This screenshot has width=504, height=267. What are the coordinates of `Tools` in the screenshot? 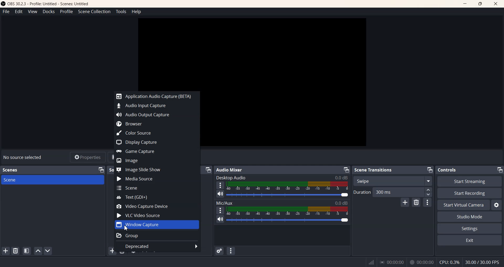 It's located at (121, 12).